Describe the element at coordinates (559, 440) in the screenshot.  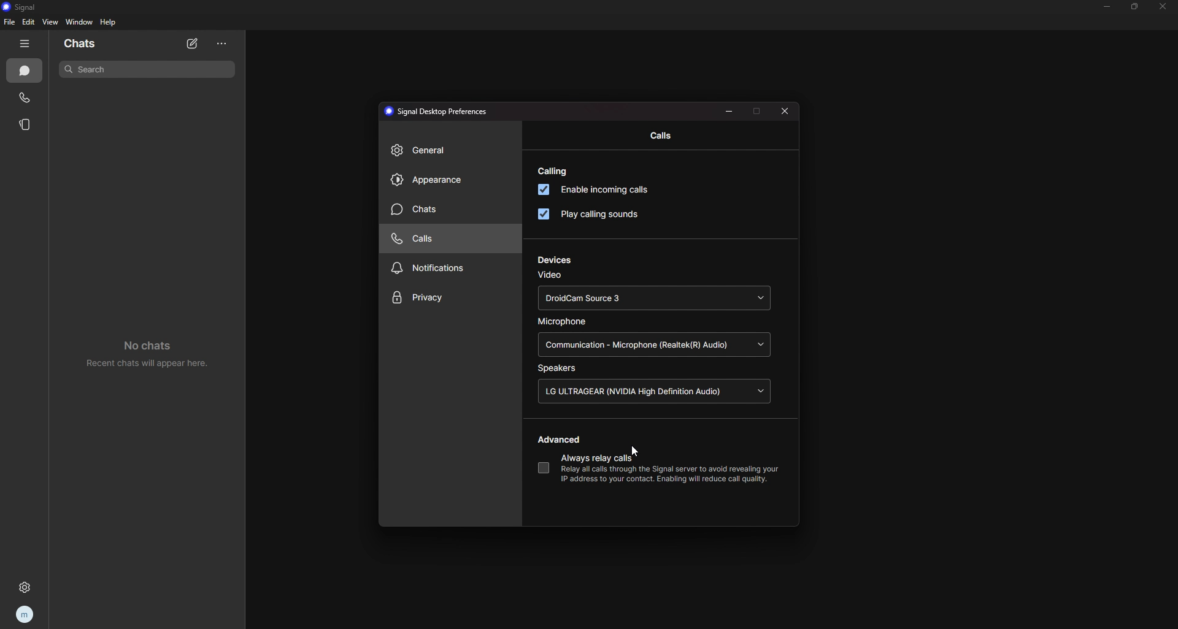
I see `advanced` at that location.